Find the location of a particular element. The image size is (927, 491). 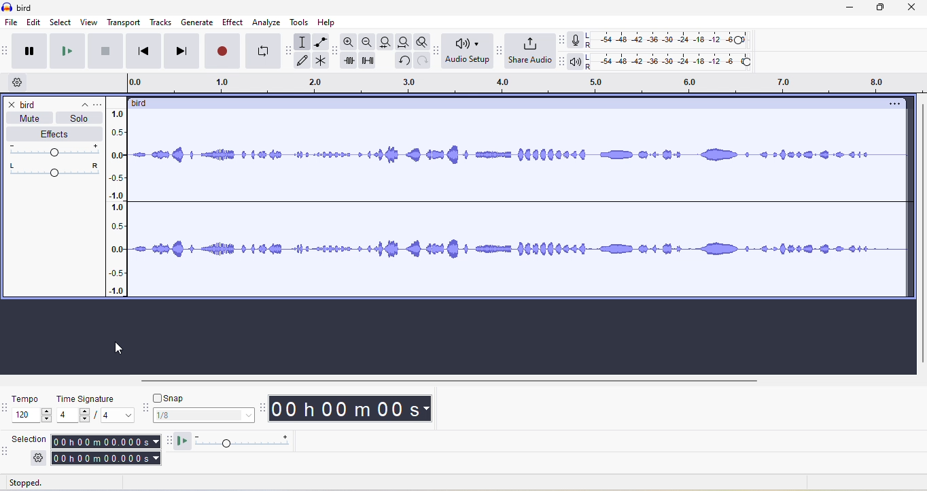

audacity selection toolbar is located at coordinates (6, 450).